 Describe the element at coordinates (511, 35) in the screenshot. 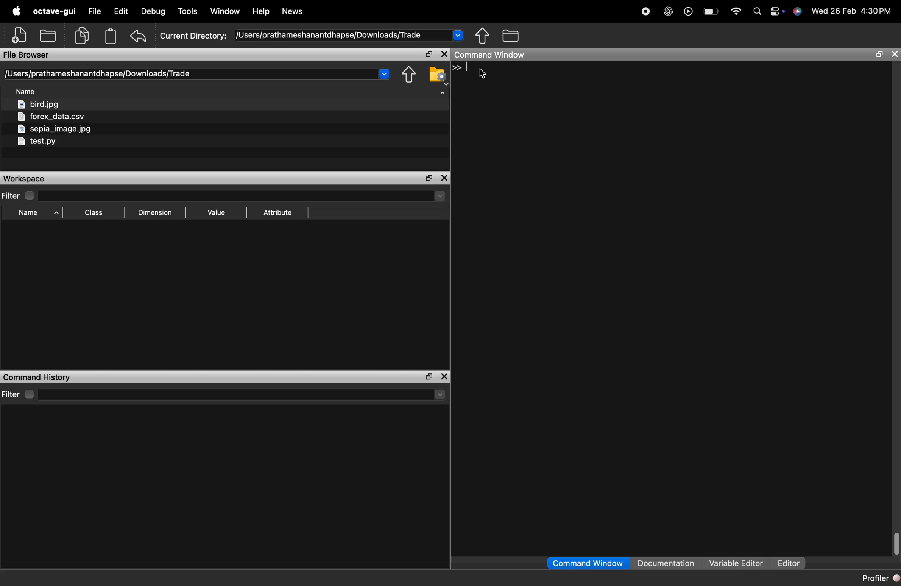

I see `folder` at that location.